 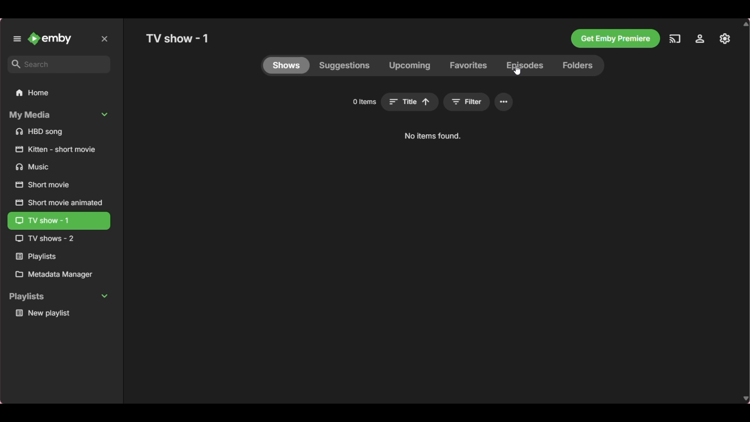 What do you see at coordinates (59, 149) in the screenshot?
I see `Short film` at bounding box center [59, 149].